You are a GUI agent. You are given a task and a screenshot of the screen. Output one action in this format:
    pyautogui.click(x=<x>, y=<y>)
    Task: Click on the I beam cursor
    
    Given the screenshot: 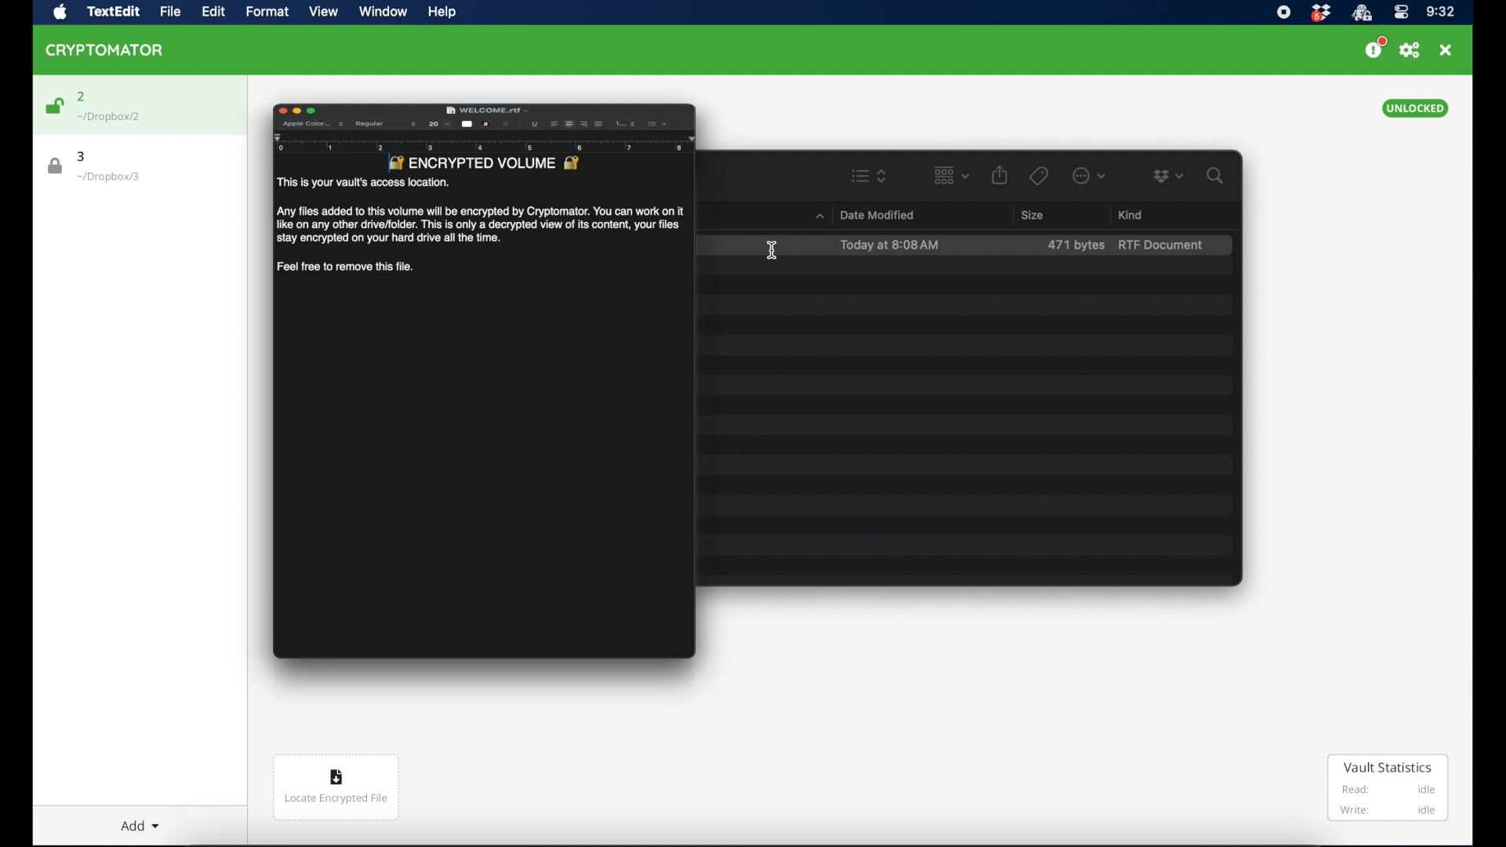 What is the action you would take?
    pyautogui.click(x=774, y=250)
    